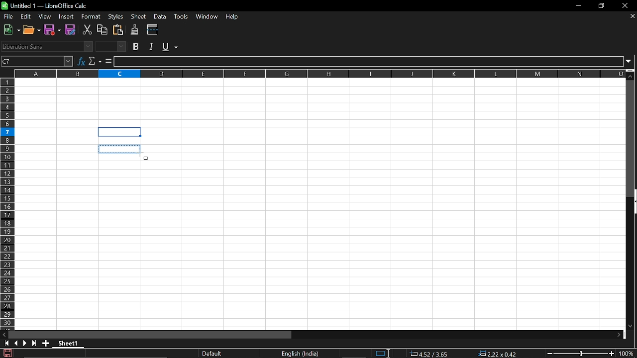 The image size is (637, 358). What do you see at coordinates (47, 46) in the screenshot?
I see `Font name ` at bounding box center [47, 46].